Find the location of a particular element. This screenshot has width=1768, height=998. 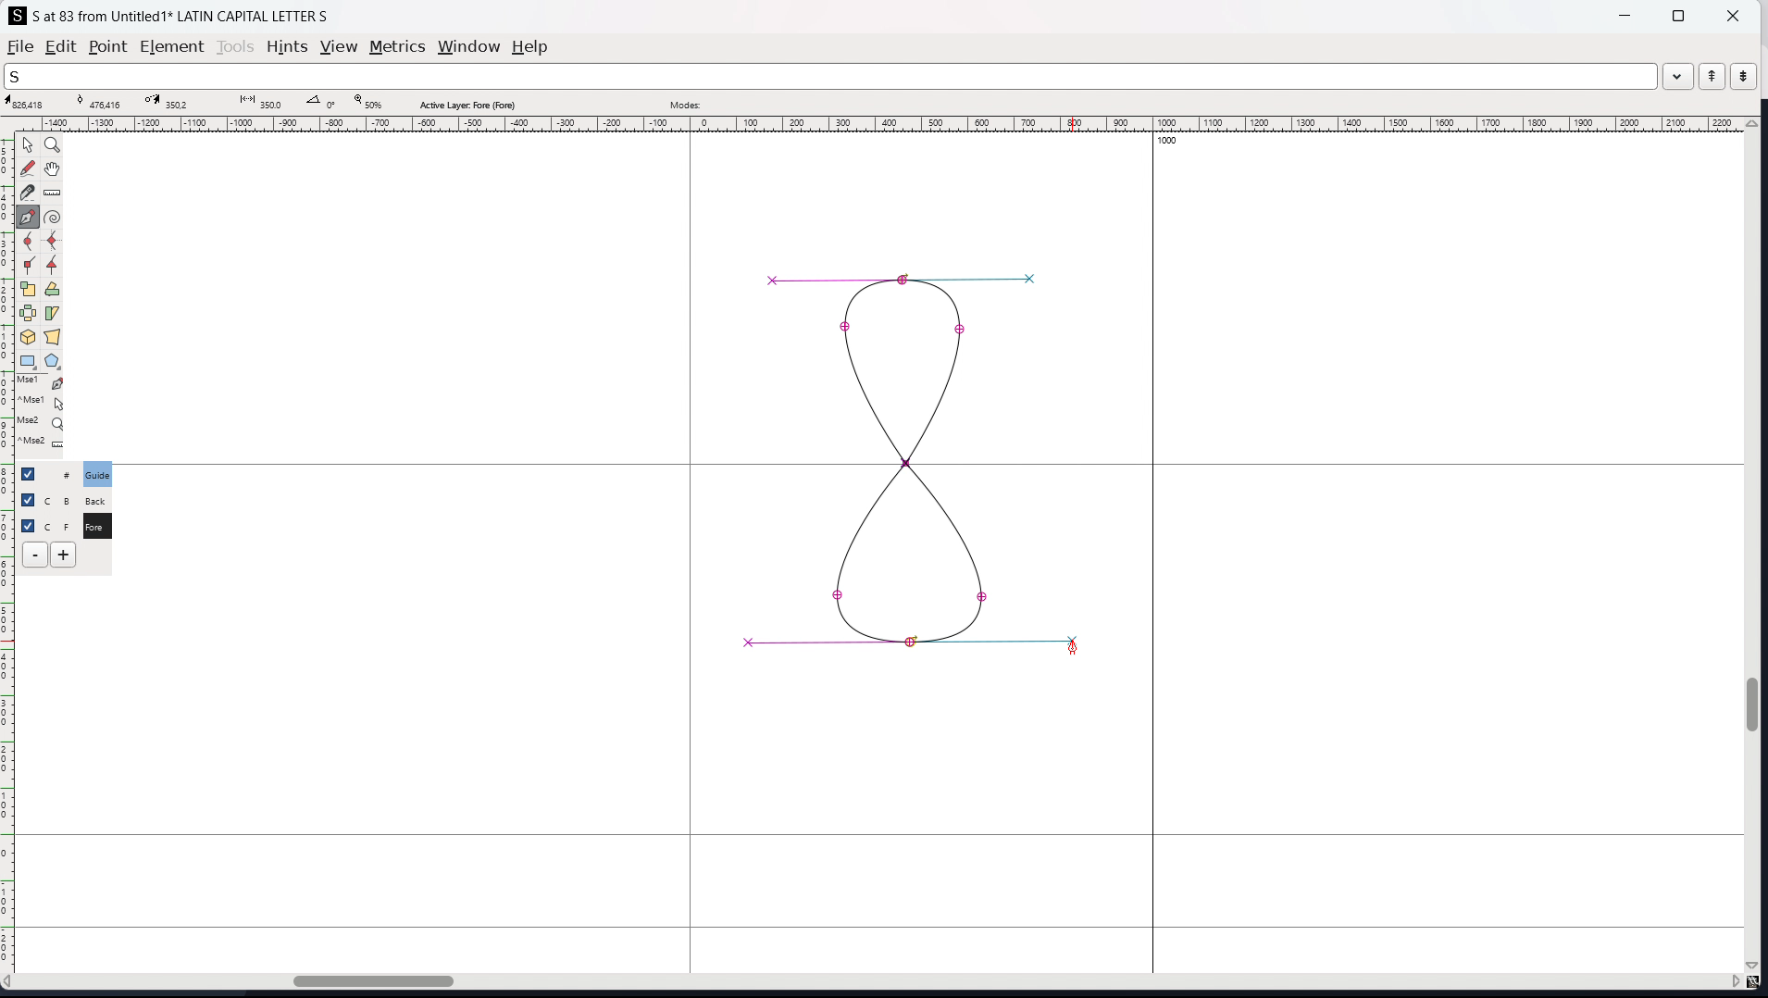

maximize is located at coordinates (1678, 15).